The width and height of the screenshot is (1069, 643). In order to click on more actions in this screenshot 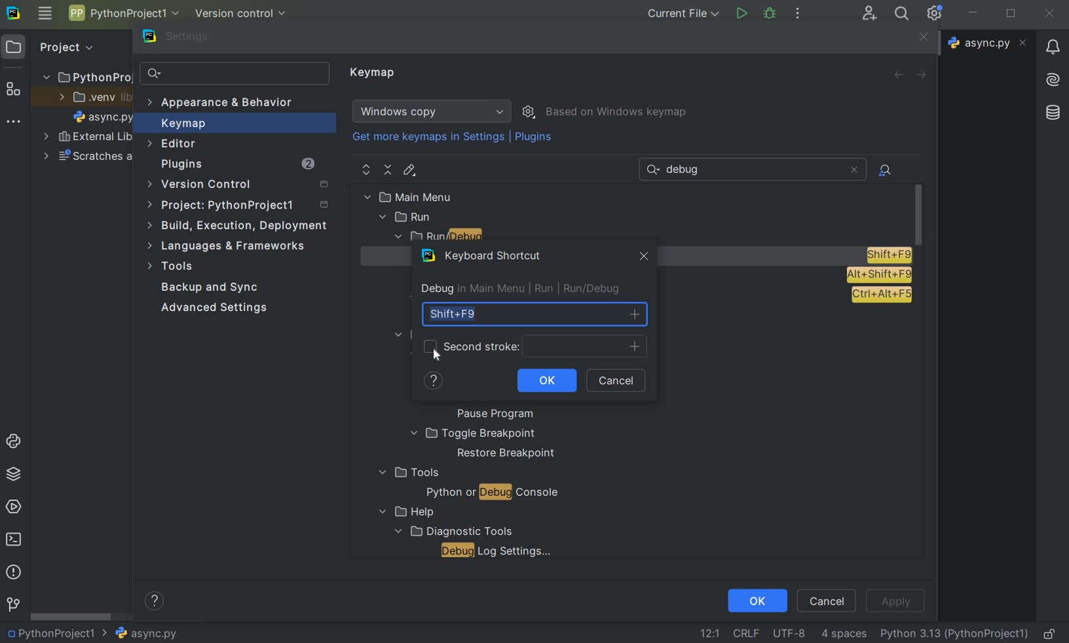, I will do `click(797, 14)`.